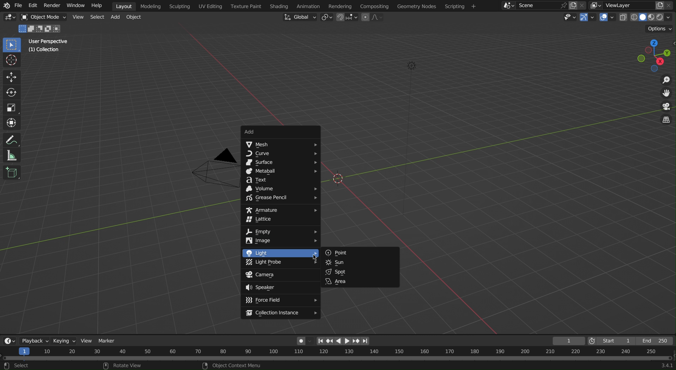 The image size is (676, 370). What do you see at coordinates (281, 288) in the screenshot?
I see `Speaker` at bounding box center [281, 288].